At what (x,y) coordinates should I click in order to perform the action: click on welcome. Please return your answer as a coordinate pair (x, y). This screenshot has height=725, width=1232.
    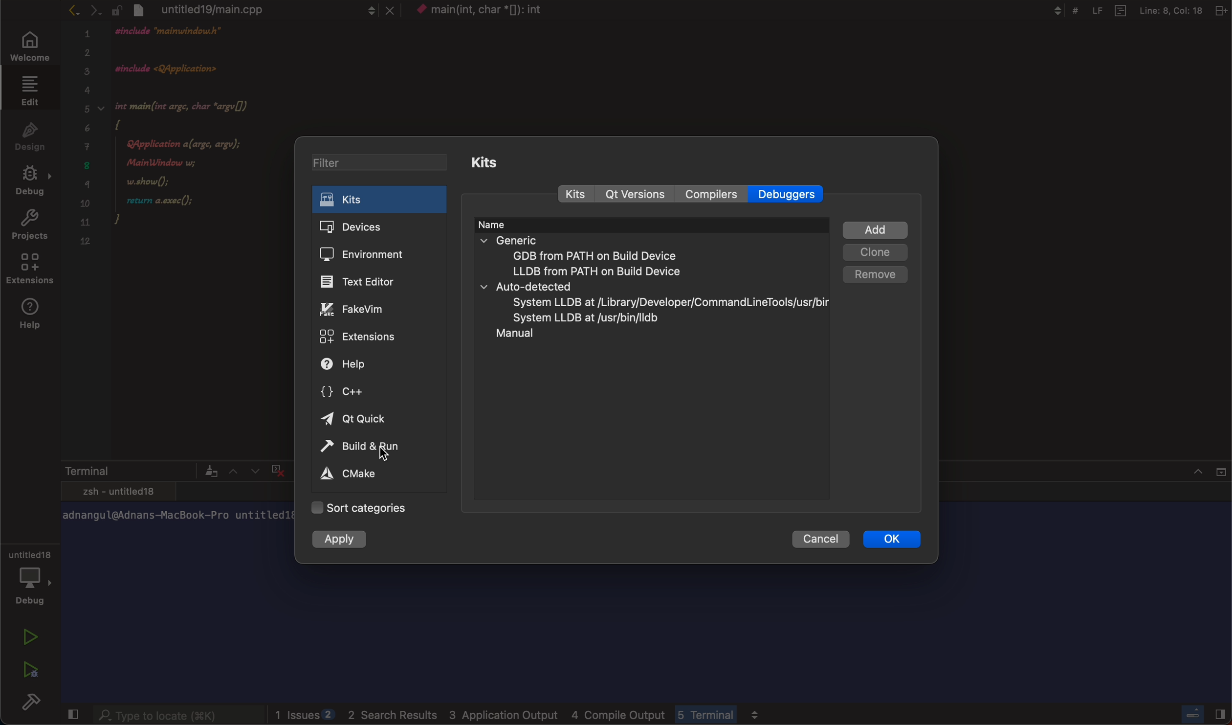
    Looking at the image, I should click on (30, 47).